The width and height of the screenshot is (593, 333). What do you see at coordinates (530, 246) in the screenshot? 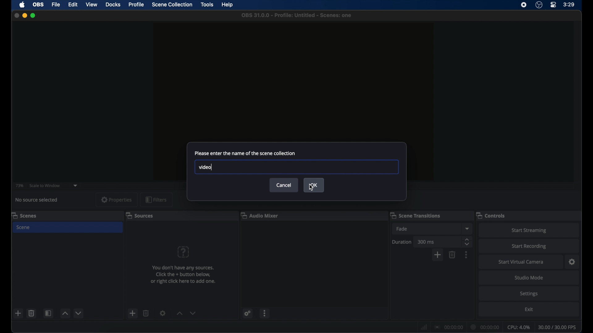
I see `start recording` at bounding box center [530, 246].